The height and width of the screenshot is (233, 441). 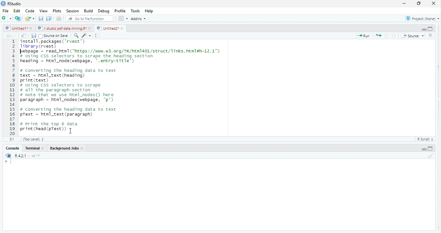 I want to click on save all open document, so click(x=48, y=18).